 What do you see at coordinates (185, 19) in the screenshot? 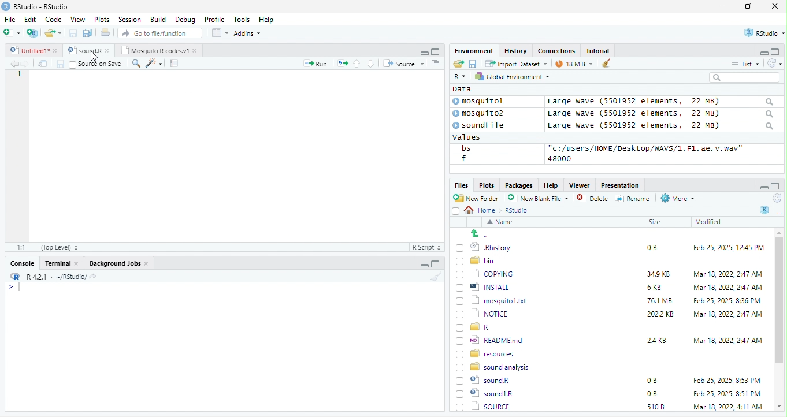
I see `Debug` at bounding box center [185, 19].